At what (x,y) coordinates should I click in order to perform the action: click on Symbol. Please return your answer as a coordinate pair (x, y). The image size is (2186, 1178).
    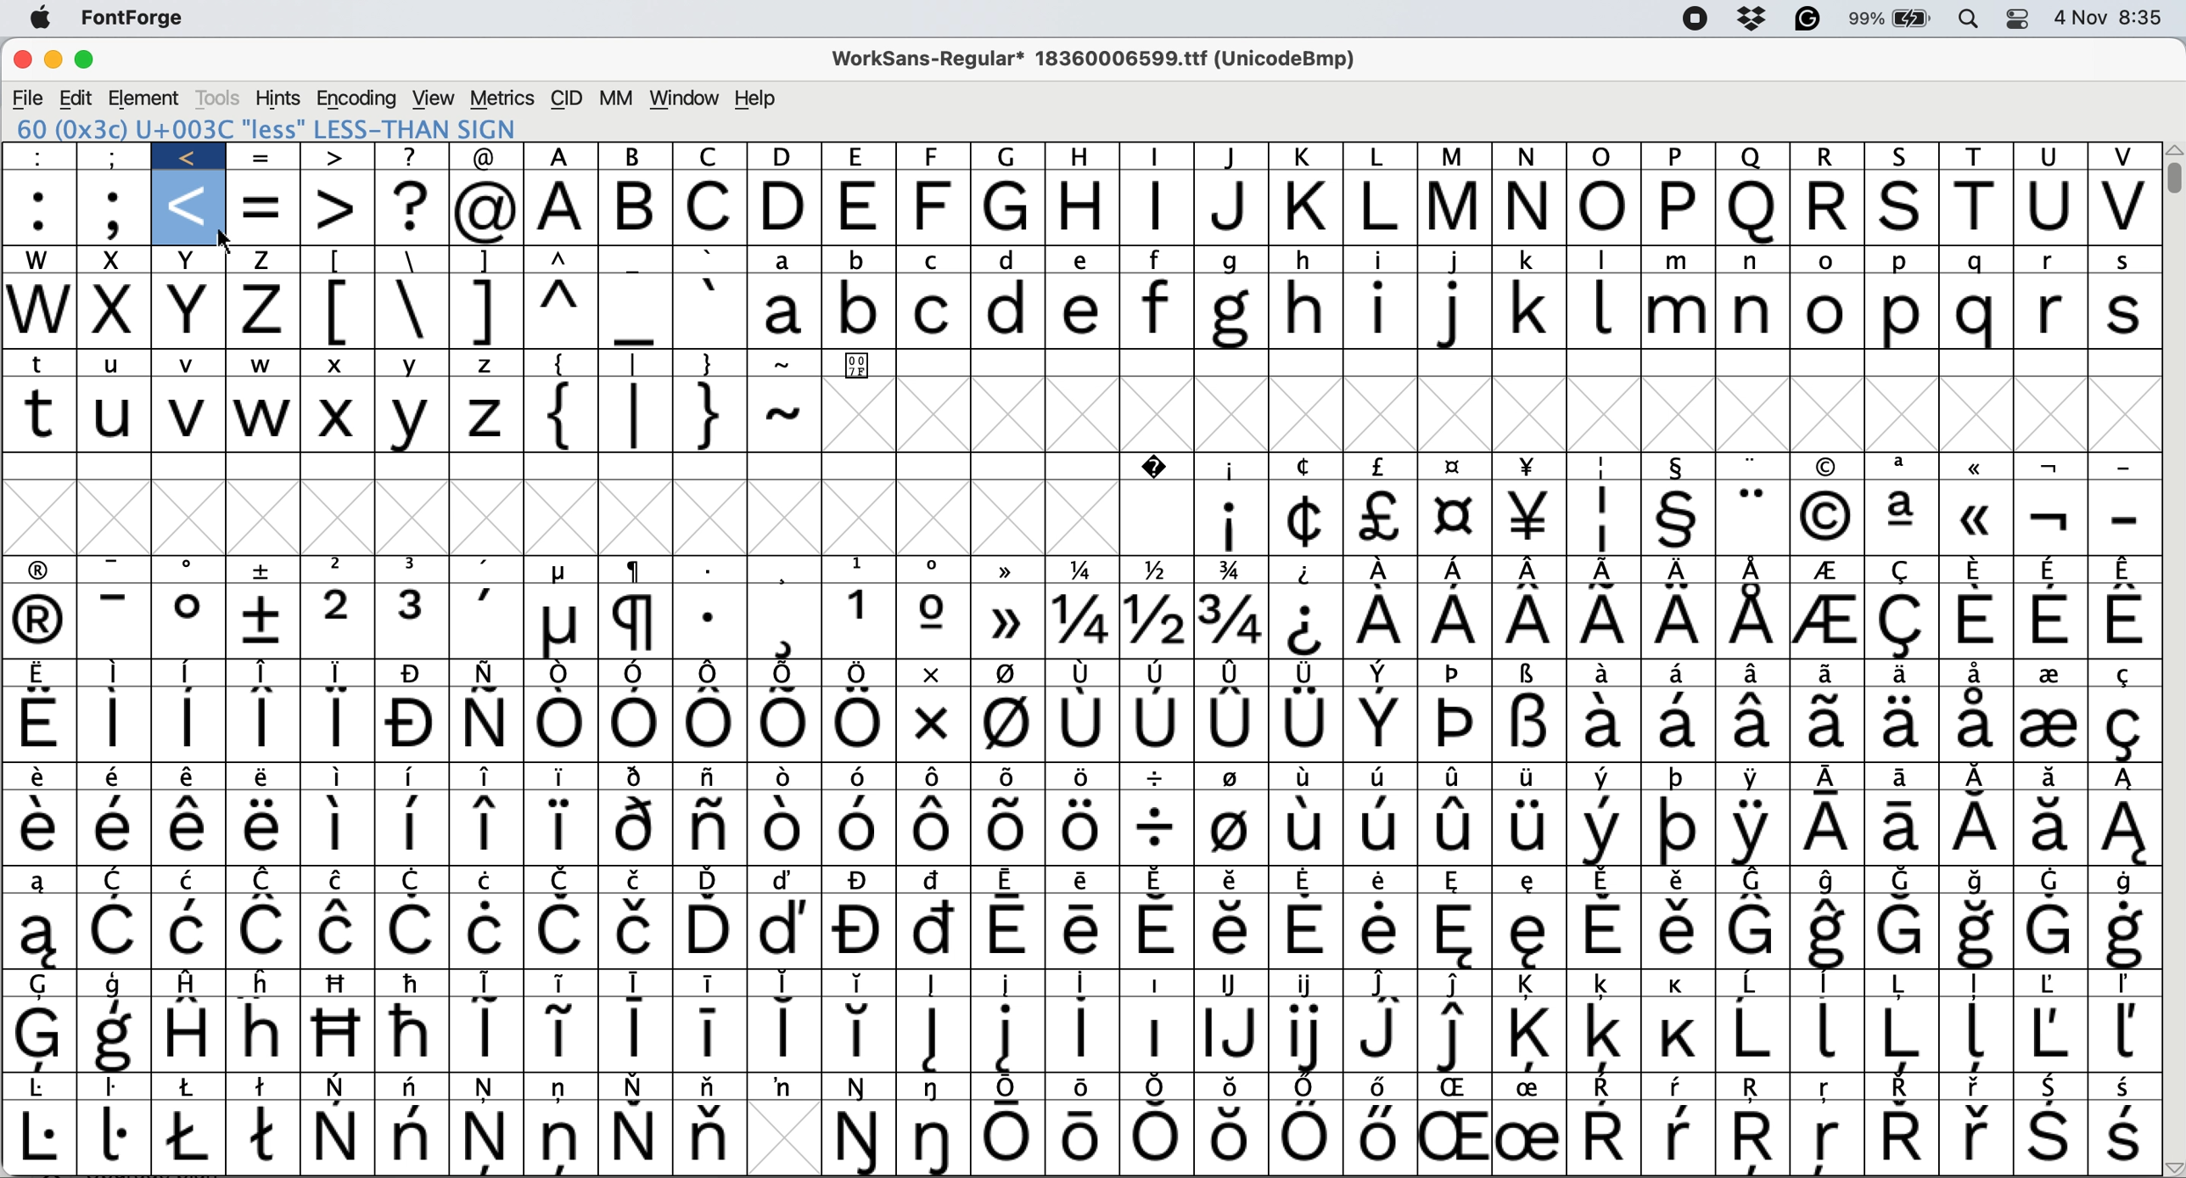
    Looking at the image, I should click on (339, 1137).